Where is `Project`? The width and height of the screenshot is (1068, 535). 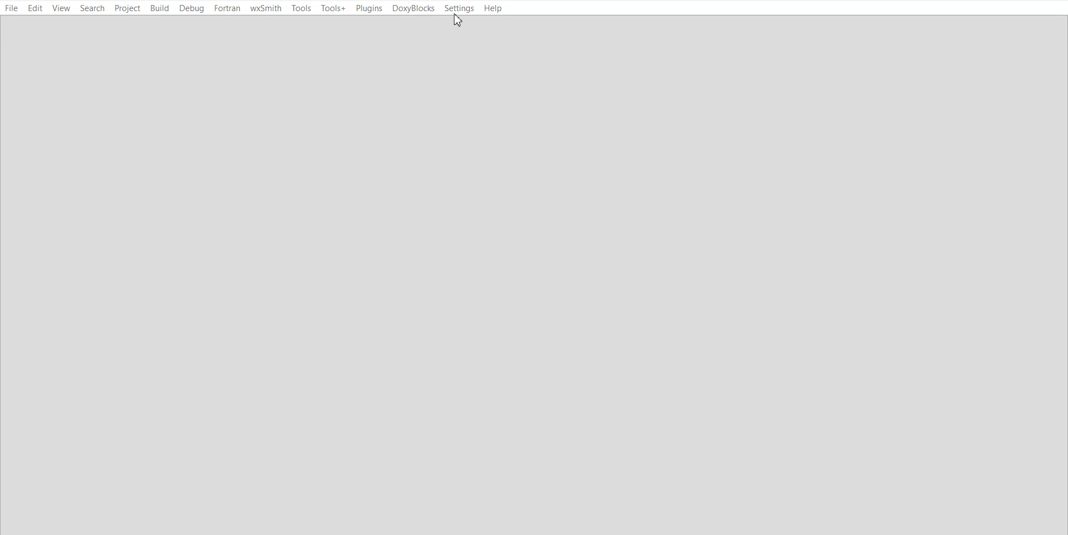
Project is located at coordinates (127, 8).